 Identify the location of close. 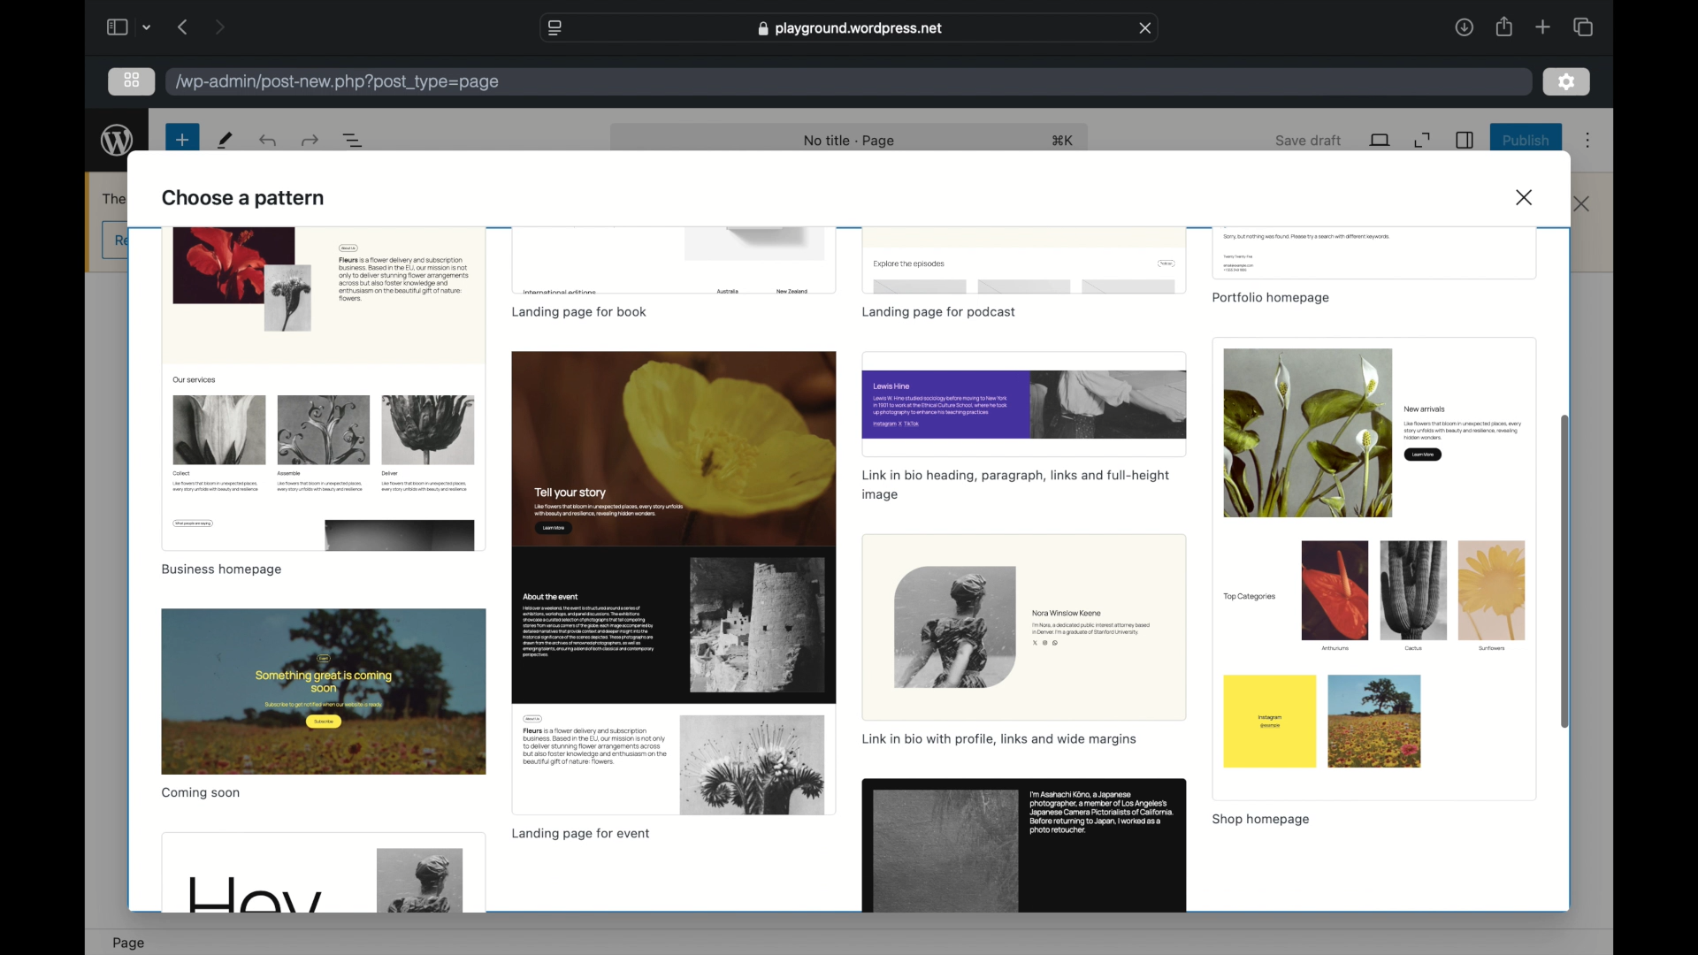
(1528, 196).